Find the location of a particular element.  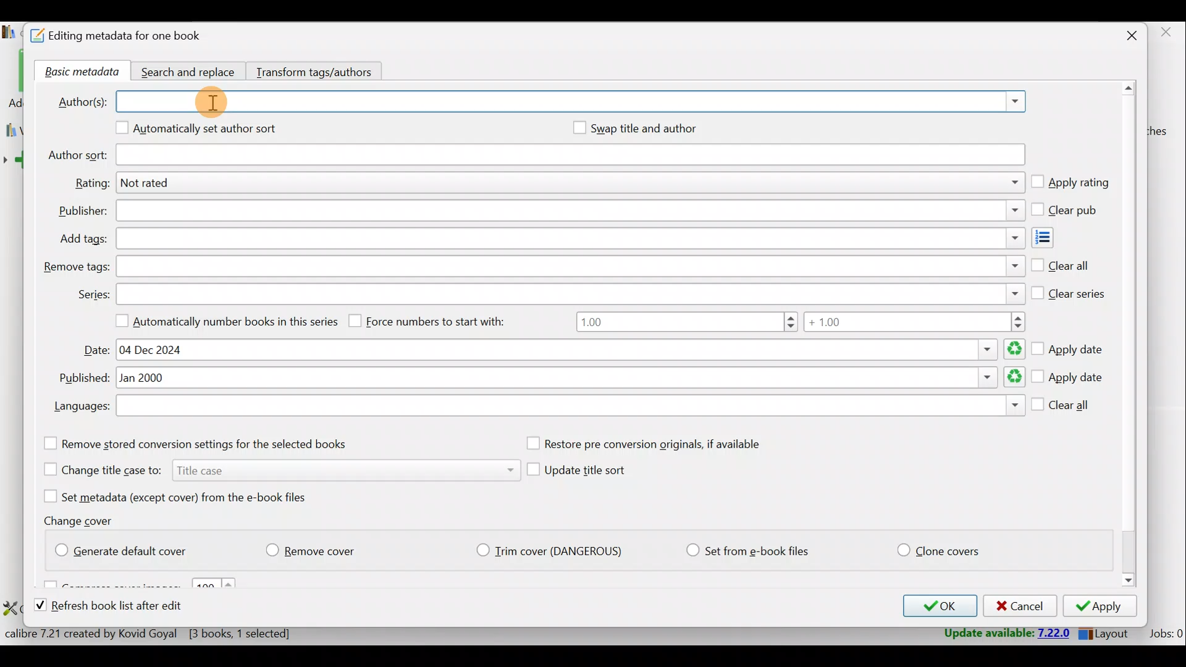

Series is located at coordinates (571, 293).